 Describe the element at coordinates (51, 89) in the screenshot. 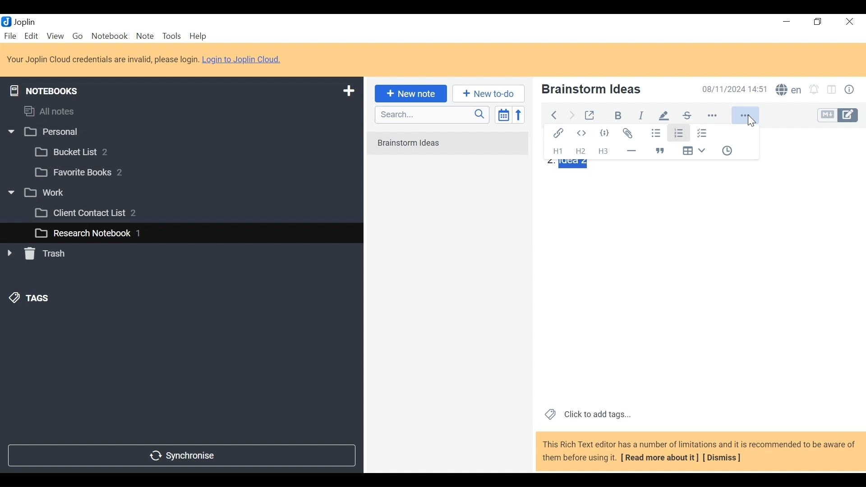

I see `Notebooks` at that location.